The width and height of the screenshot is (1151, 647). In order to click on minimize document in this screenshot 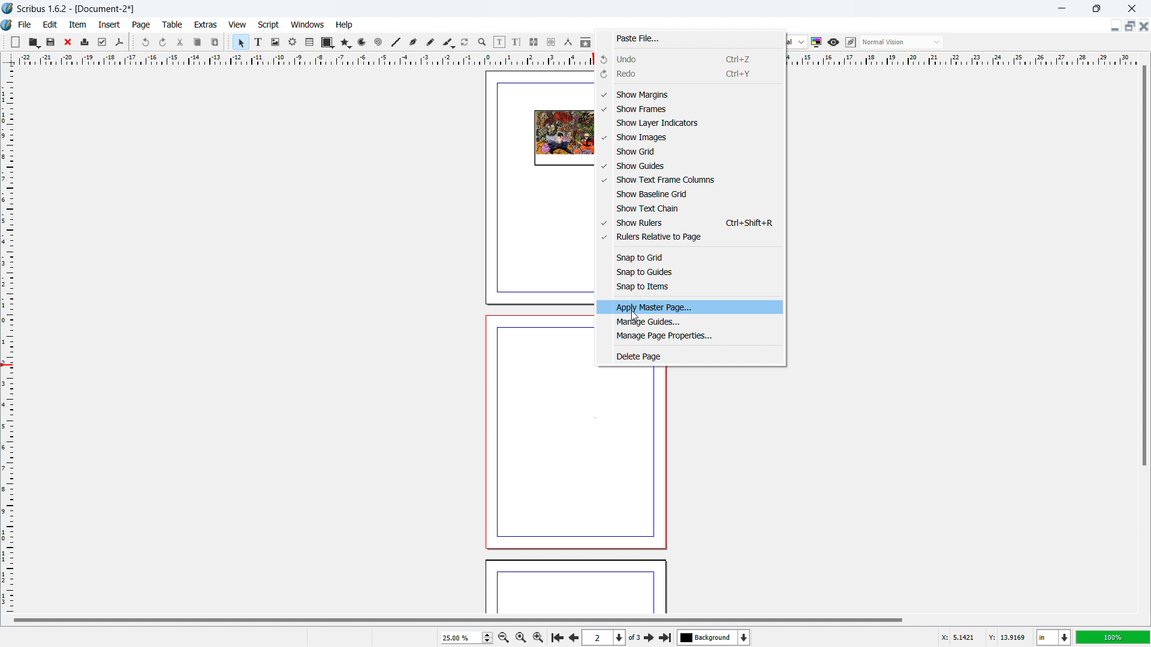, I will do `click(1113, 27)`.